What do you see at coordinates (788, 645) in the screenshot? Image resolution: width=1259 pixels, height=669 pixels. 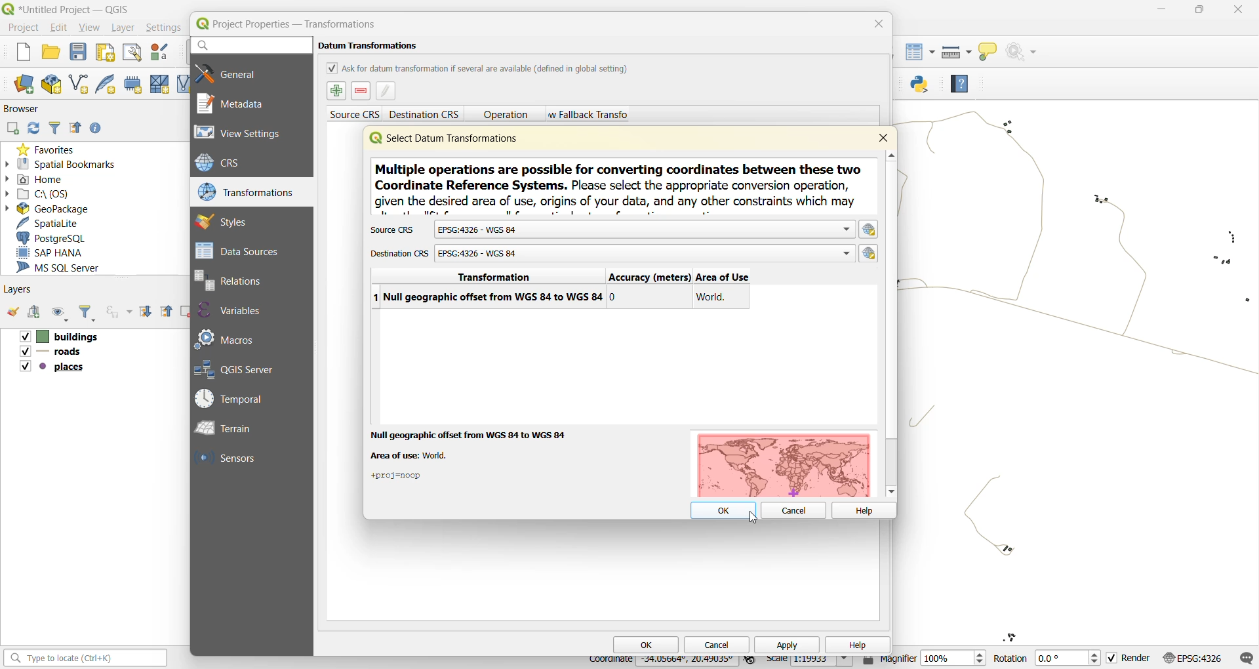 I see `apply` at bounding box center [788, 645].